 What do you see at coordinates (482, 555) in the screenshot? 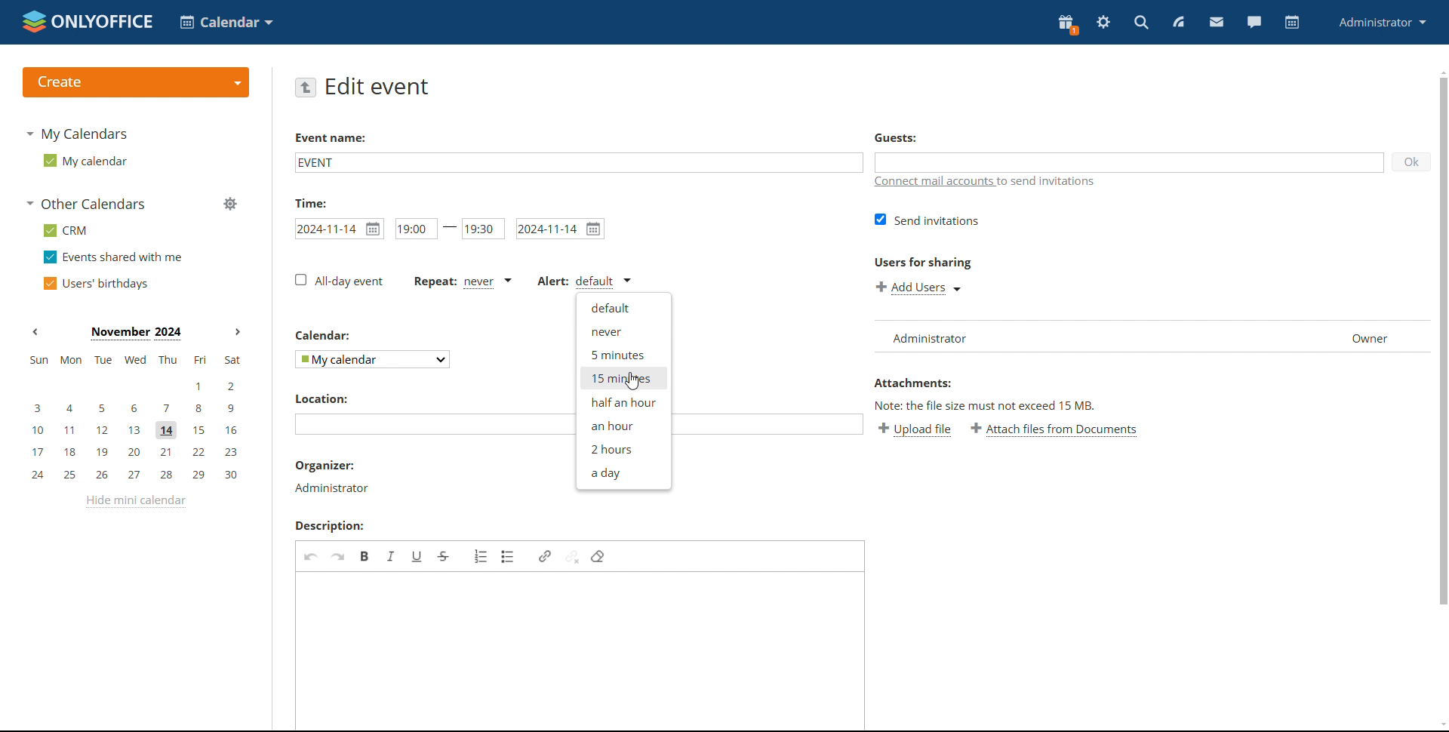
I see `insert/remove numbered list` at bounding box center [482, 555].